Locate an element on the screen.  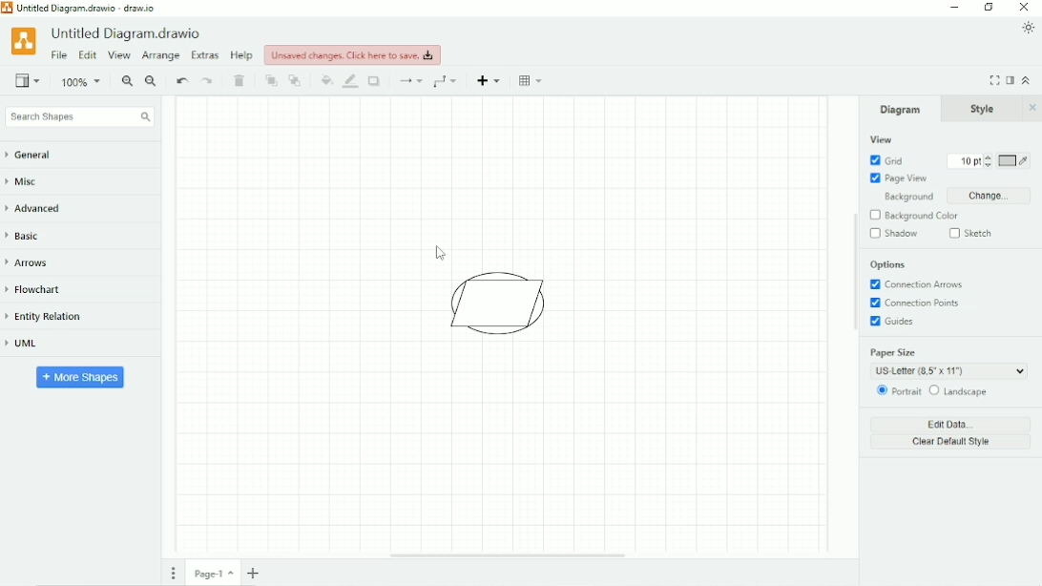
Collapse/Expand is located at coordinates (1027, 79).